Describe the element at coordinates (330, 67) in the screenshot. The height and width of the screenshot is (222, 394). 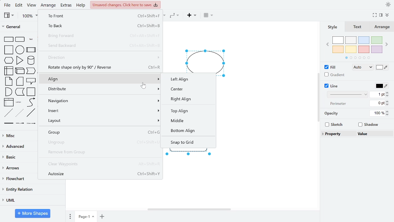
I see `Fill` at that location.